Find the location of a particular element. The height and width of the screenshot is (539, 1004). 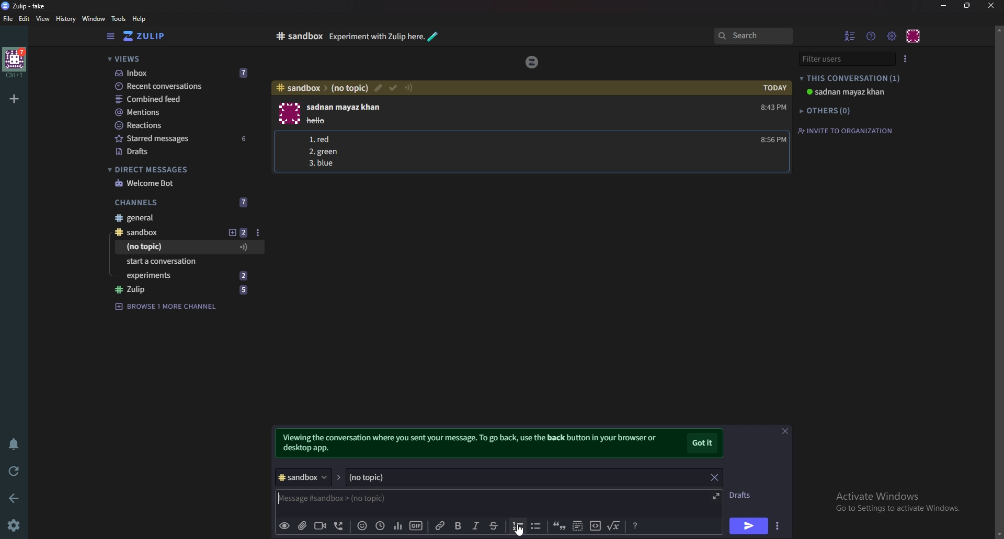

Recent conversations is located at coordinates (185, 87).